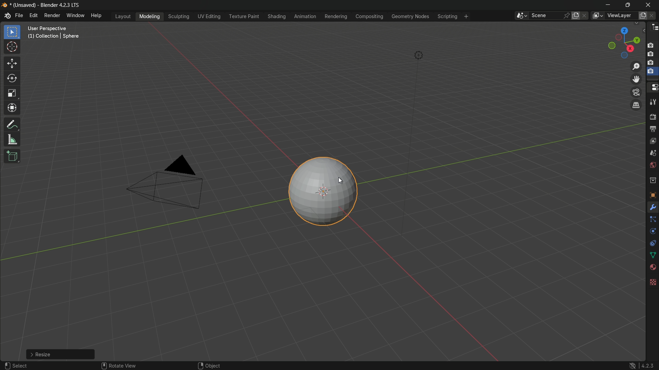 This screenshot has height=370, width=659. Describe the element at coordinates (127, 363) in the screenshot. I see `rotate view` at that location.